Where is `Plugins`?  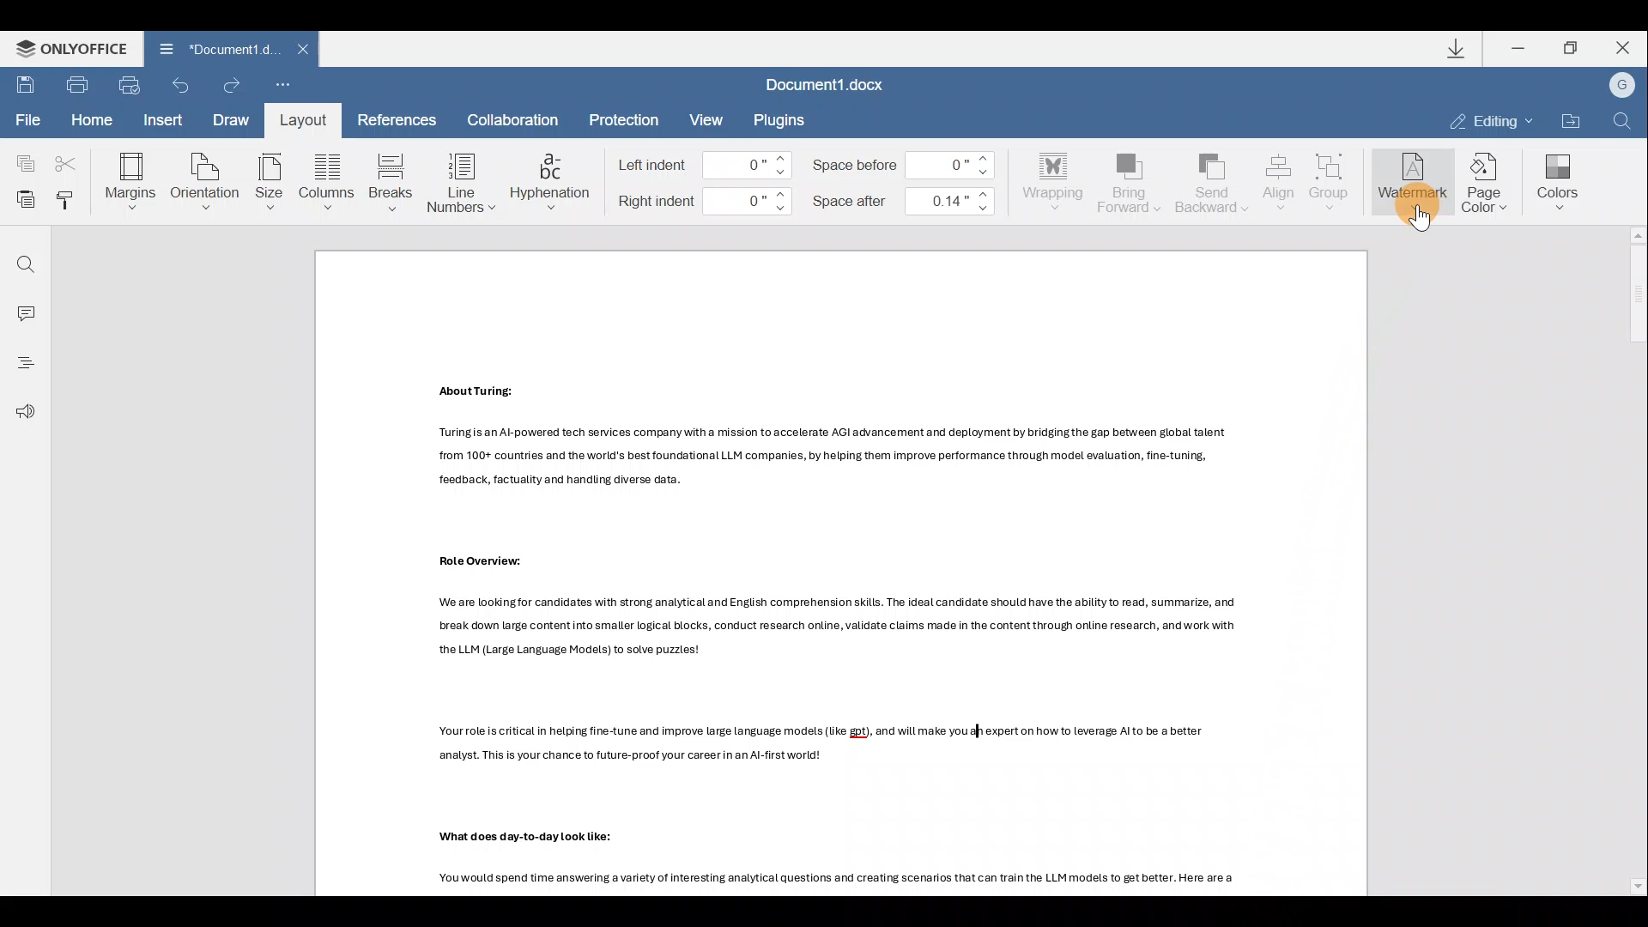
Plugins is located at coordinates (783, 120).